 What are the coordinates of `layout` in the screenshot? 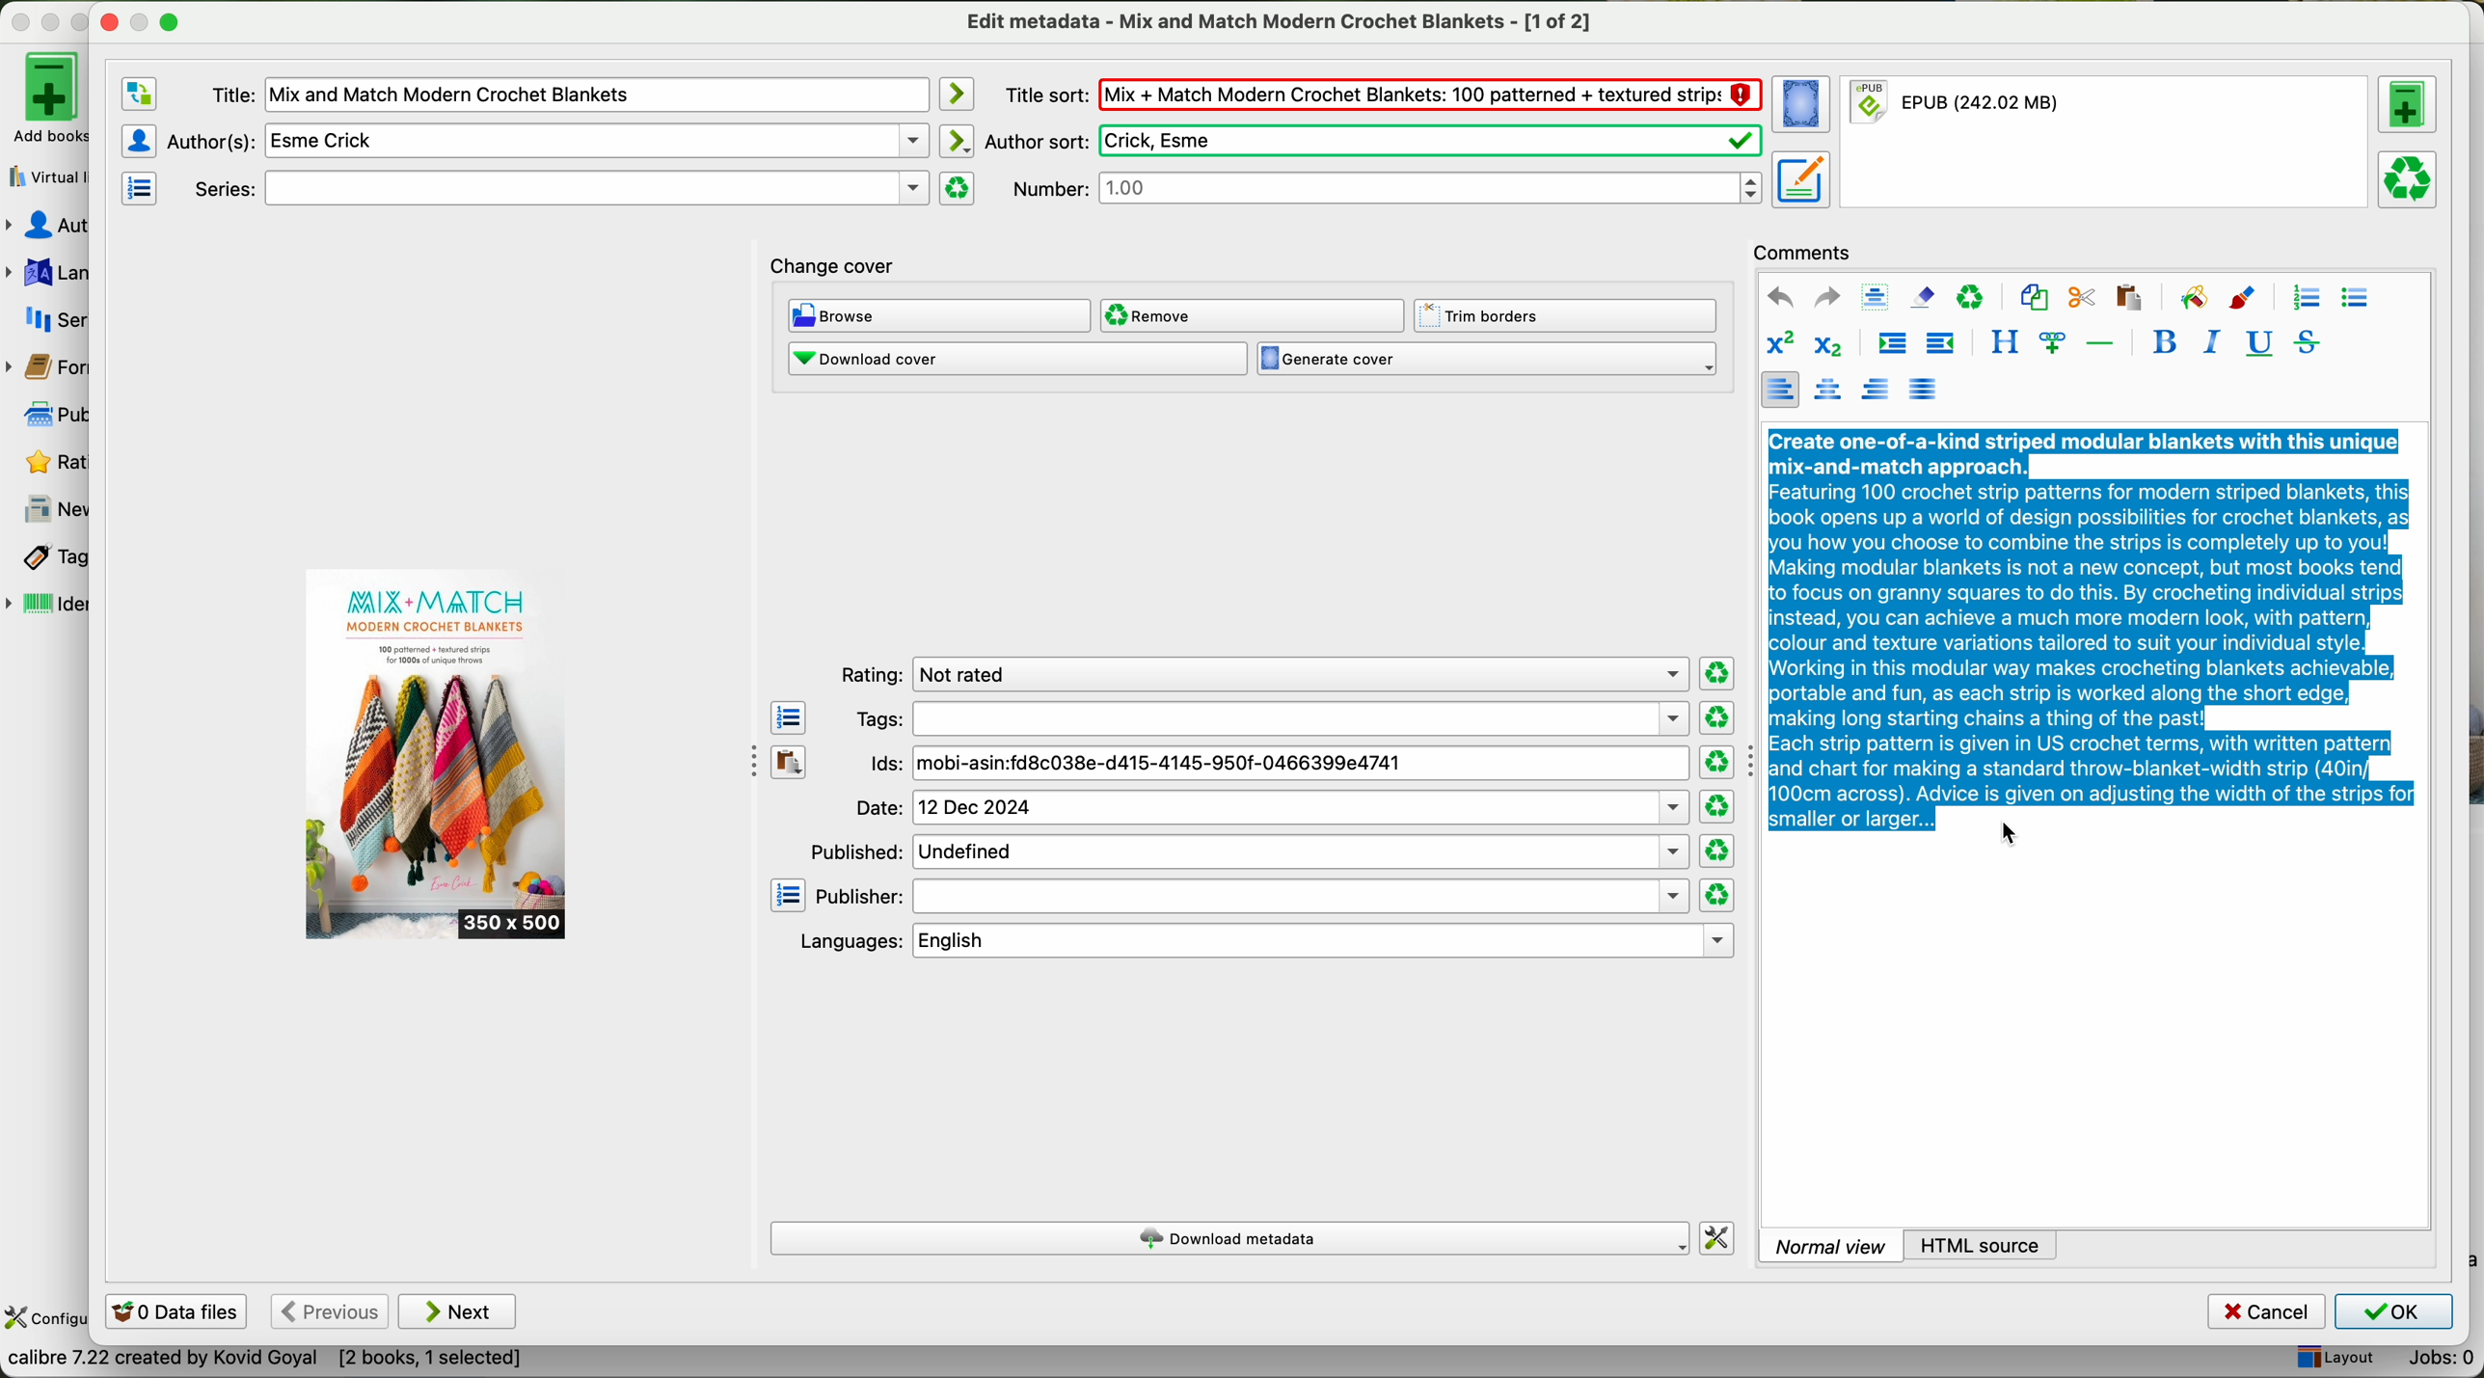 It's located at (2334, 1359).